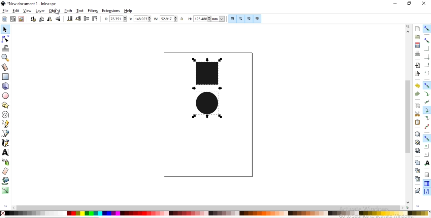 This screenshot has height=218, width=431. What do you see at coordinates (418, 29) in the screenshot?
I see `create a new document` at bounding box center [418, 29].